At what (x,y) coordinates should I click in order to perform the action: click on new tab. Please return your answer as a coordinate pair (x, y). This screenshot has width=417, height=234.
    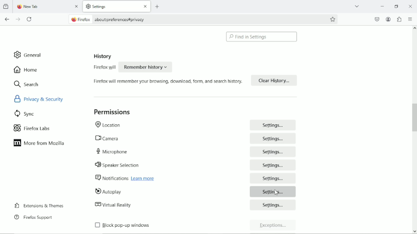
    Looking at the image, I should click on (37, 7).